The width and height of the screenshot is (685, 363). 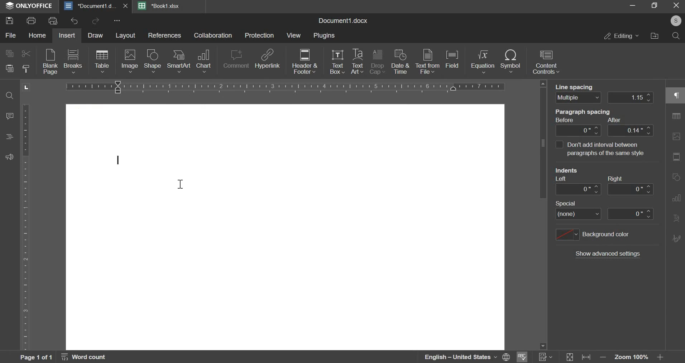 I want to click on header & footer, so click(x=304, y=62).